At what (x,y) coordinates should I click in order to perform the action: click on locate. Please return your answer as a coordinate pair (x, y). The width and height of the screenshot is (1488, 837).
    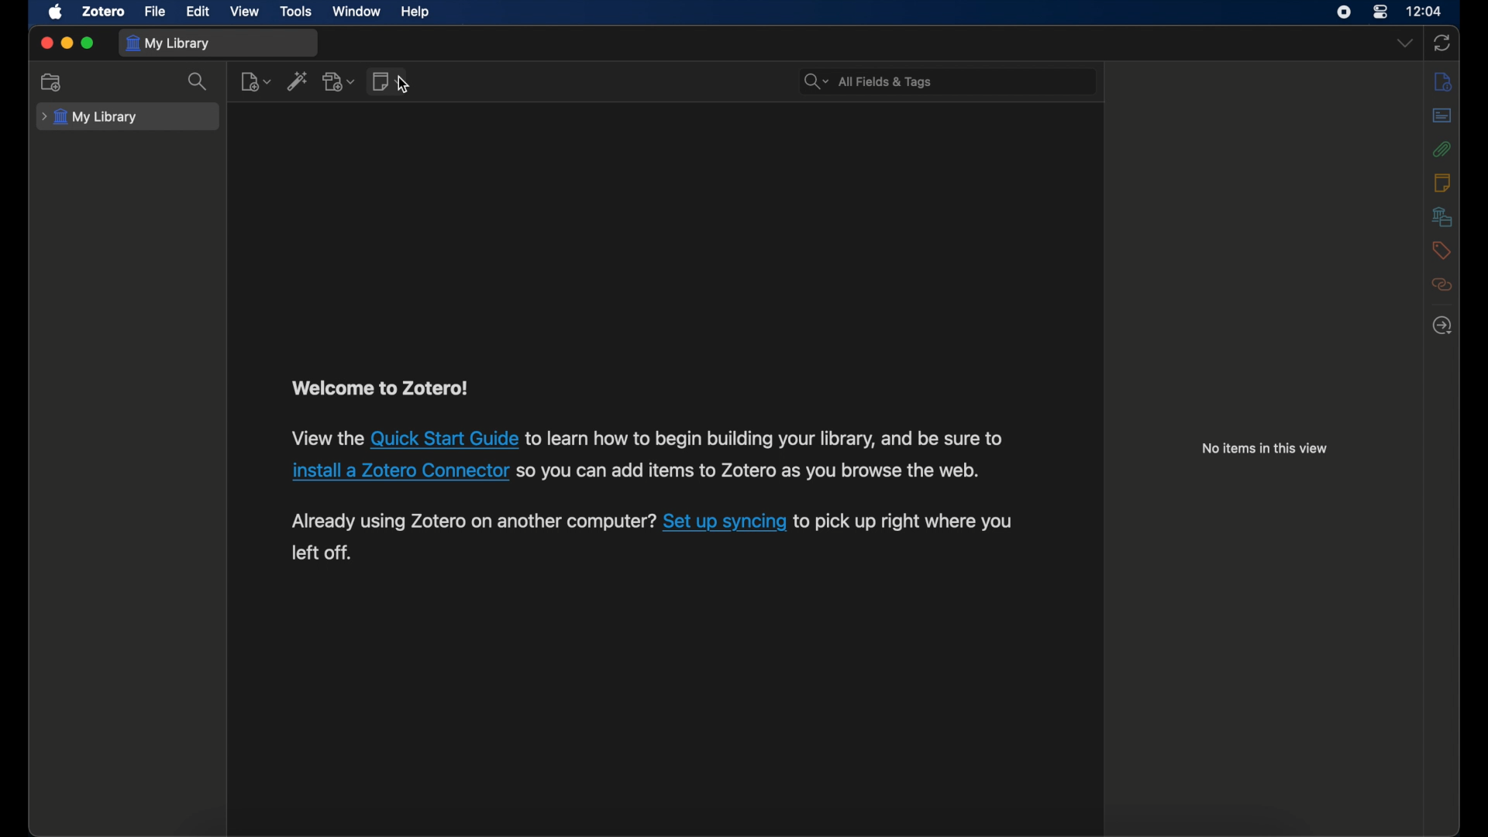
    Looking at the image, I should click on (1442, 325).